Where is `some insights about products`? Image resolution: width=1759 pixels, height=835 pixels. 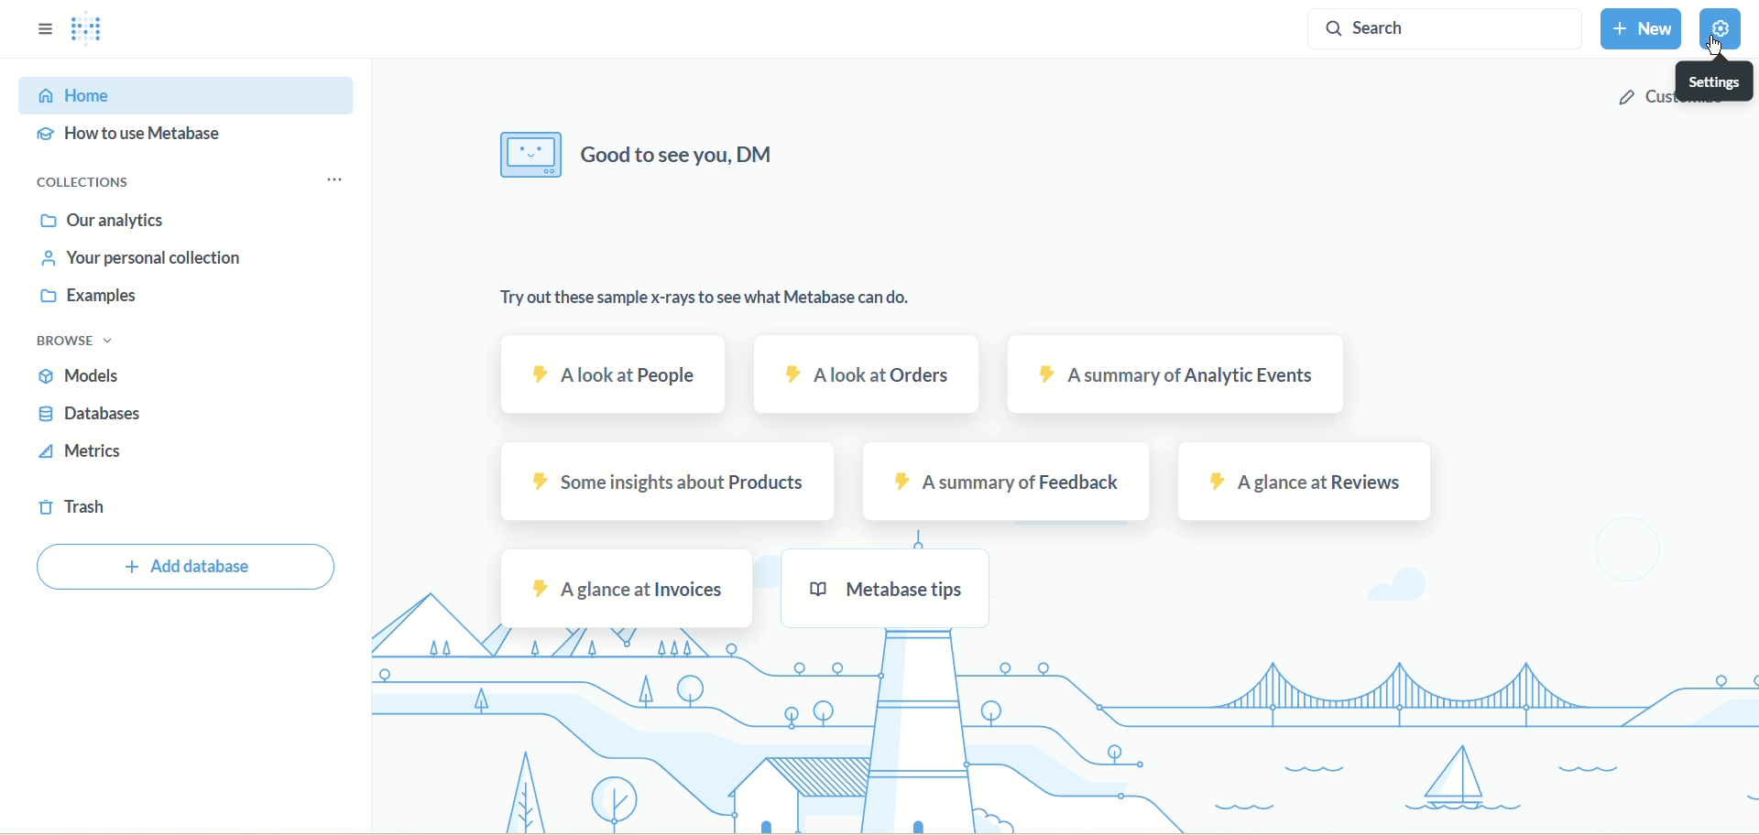 some insights about products is located at coordinates (669, 485).